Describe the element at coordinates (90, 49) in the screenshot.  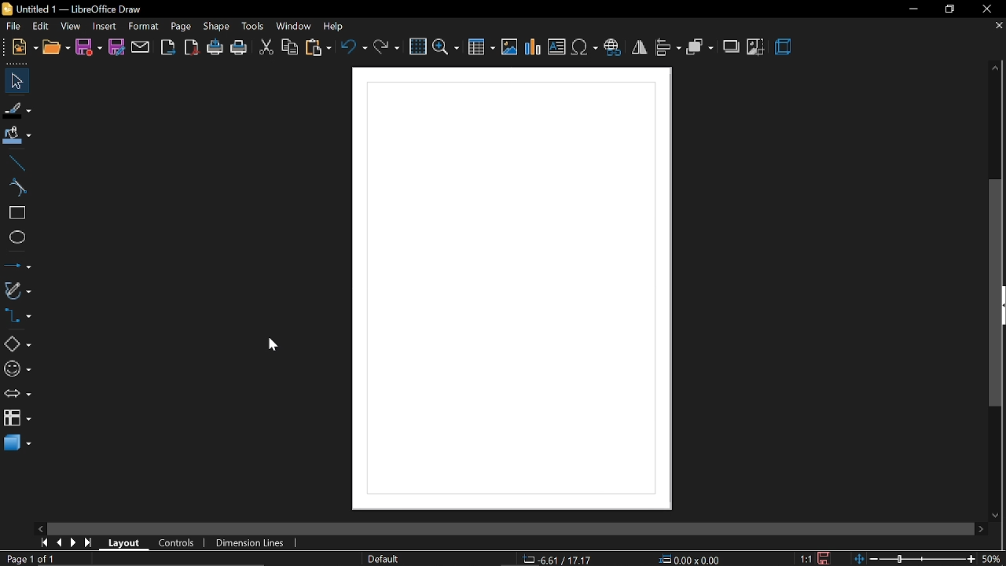
I see `save` at that location.